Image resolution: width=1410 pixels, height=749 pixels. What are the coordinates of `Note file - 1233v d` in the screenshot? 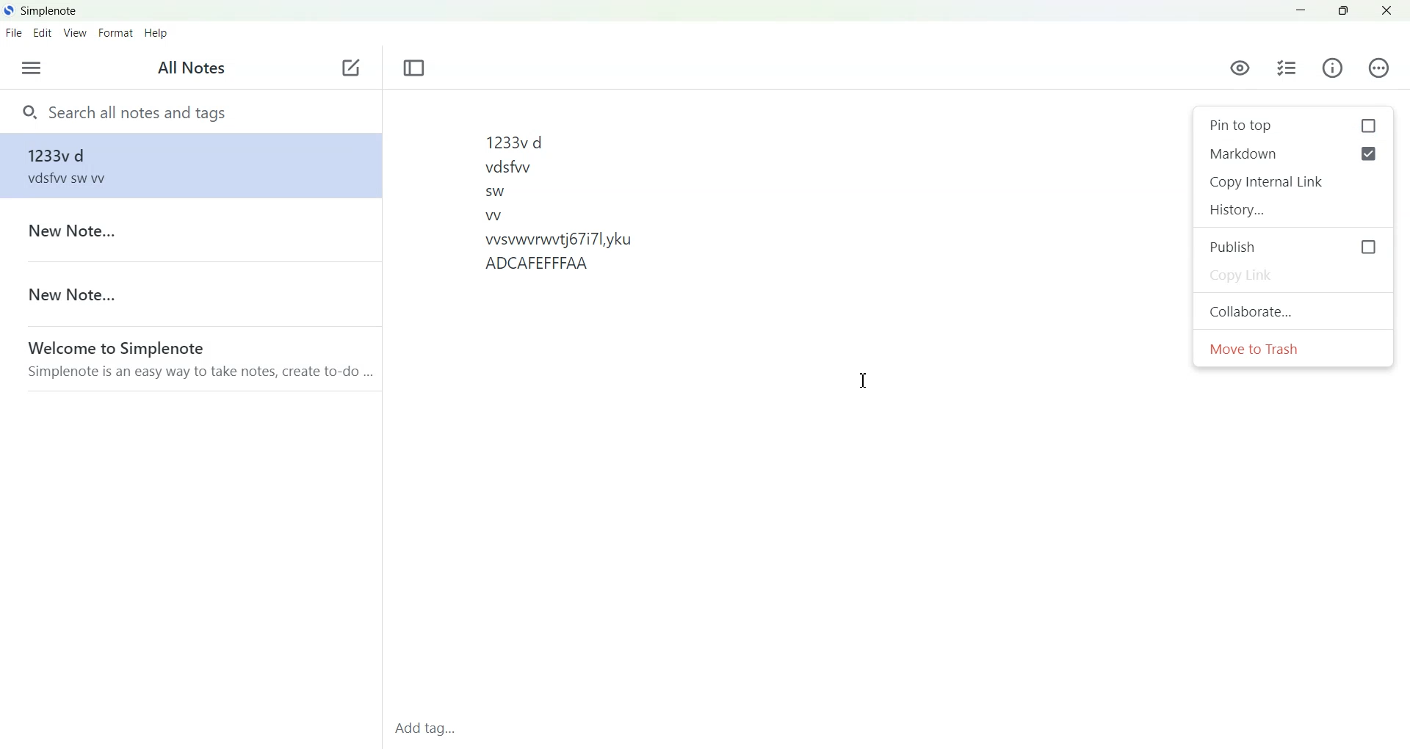 It's located at (188, 165).